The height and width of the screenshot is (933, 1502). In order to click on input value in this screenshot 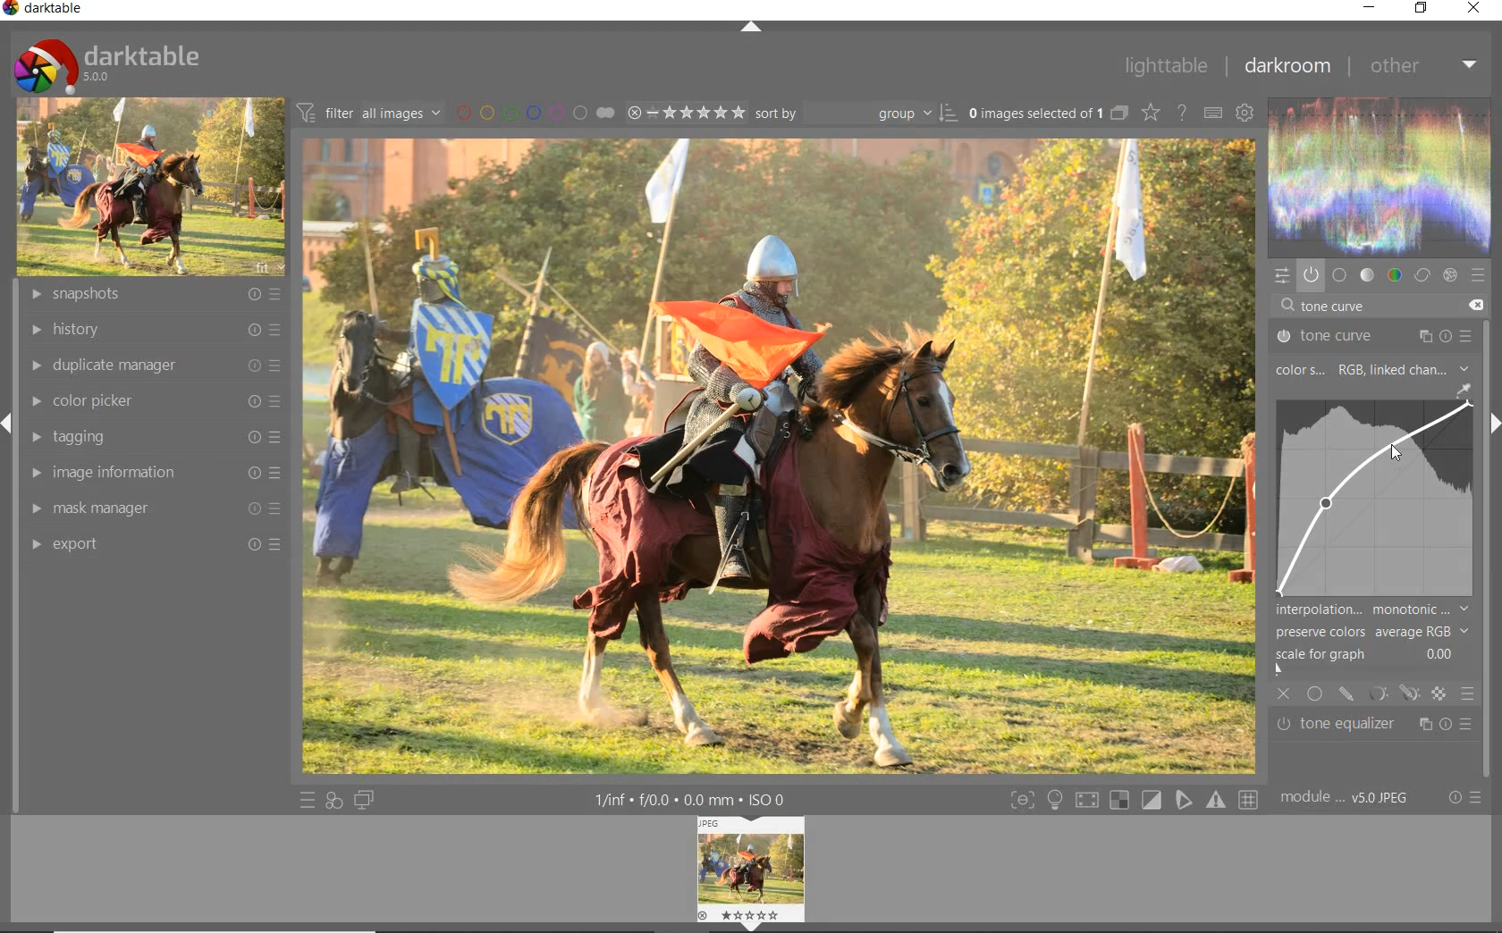, I will do `click(1337, 307)`.